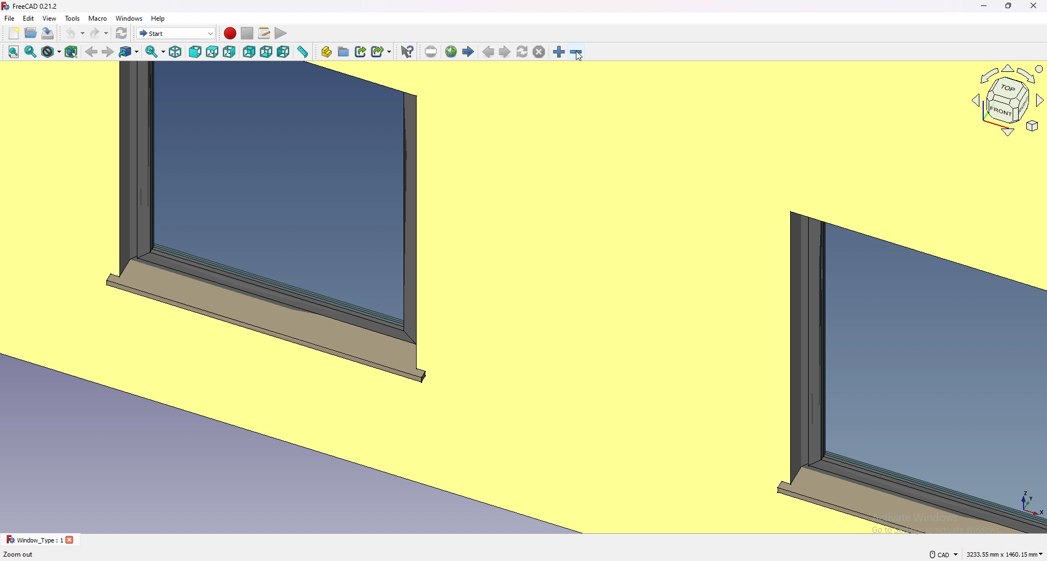  Describe the element at coordinates (344, 51) in the screenshot. I see `create group` at that location.